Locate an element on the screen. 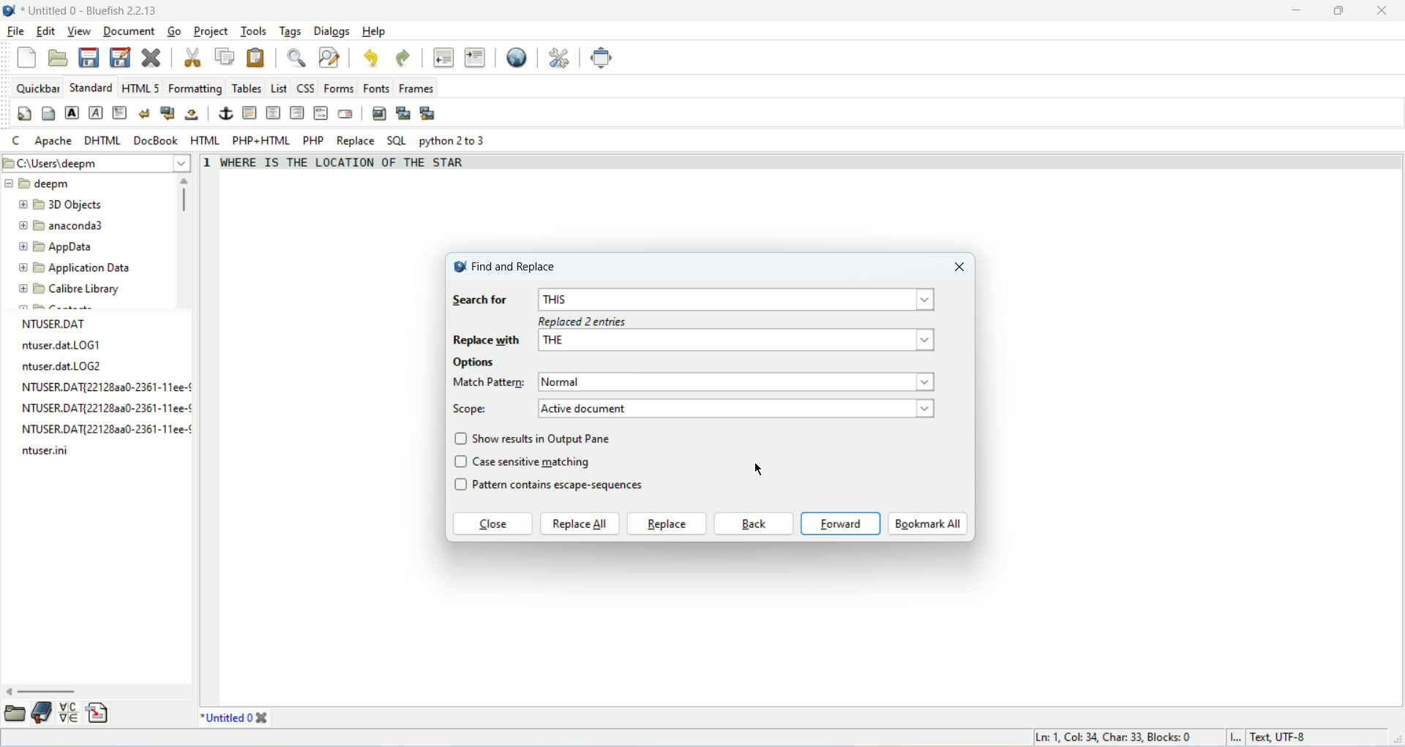  quickbar is located at coordinates (37, 88).